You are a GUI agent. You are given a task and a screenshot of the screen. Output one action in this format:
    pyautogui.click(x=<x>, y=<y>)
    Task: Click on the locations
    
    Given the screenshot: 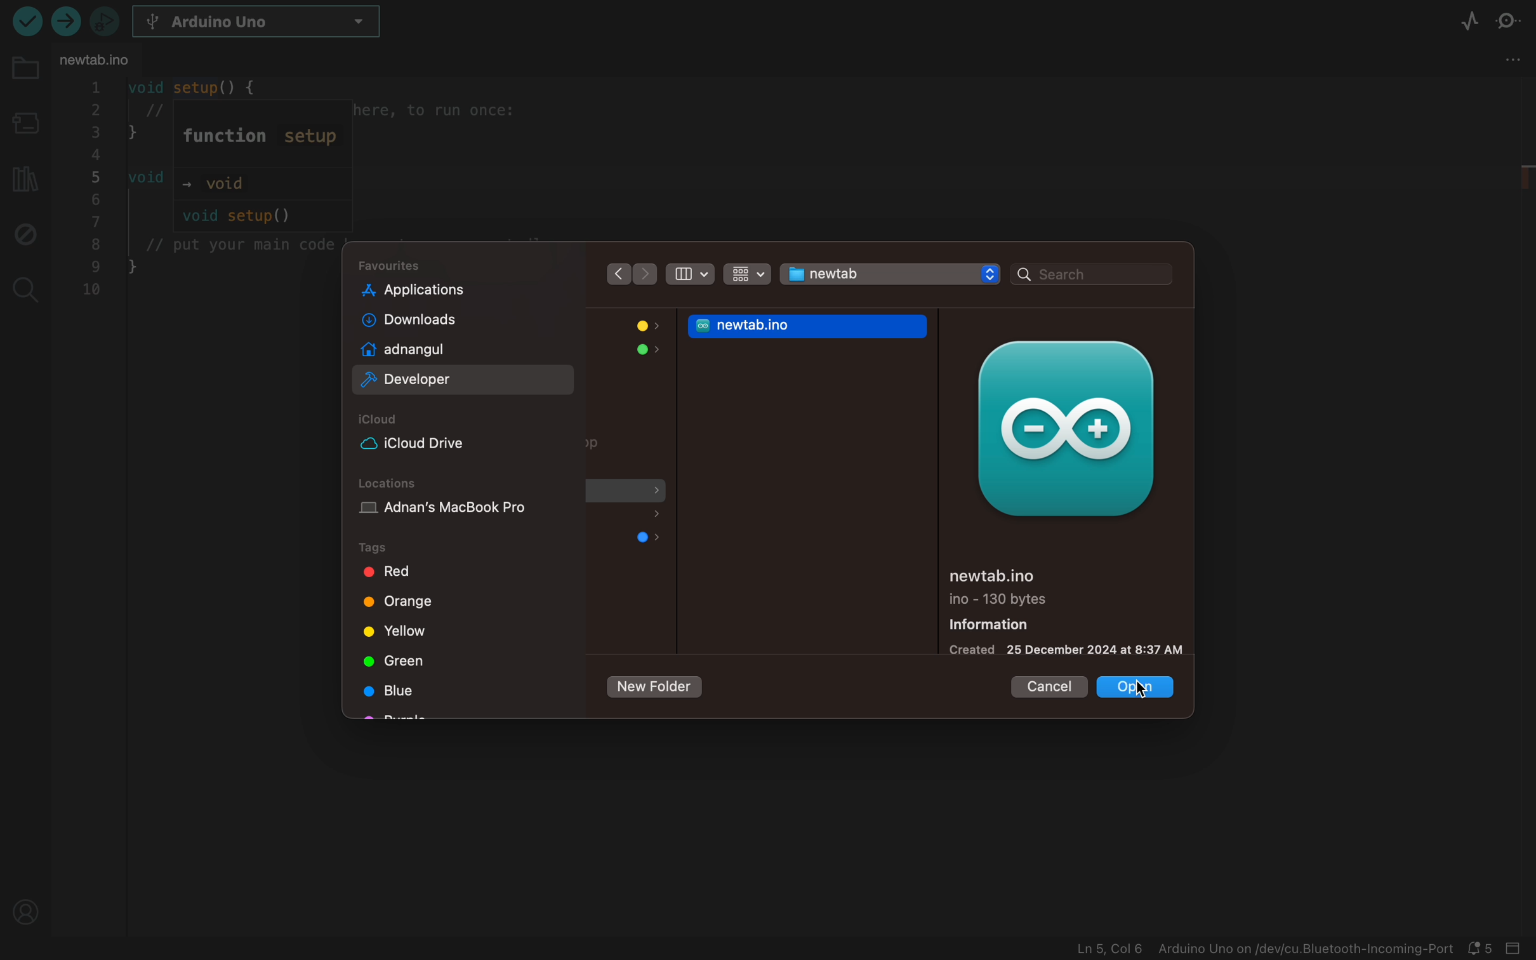 What is the action you would take?
    pyautogui.click(x=392, y=483)
    